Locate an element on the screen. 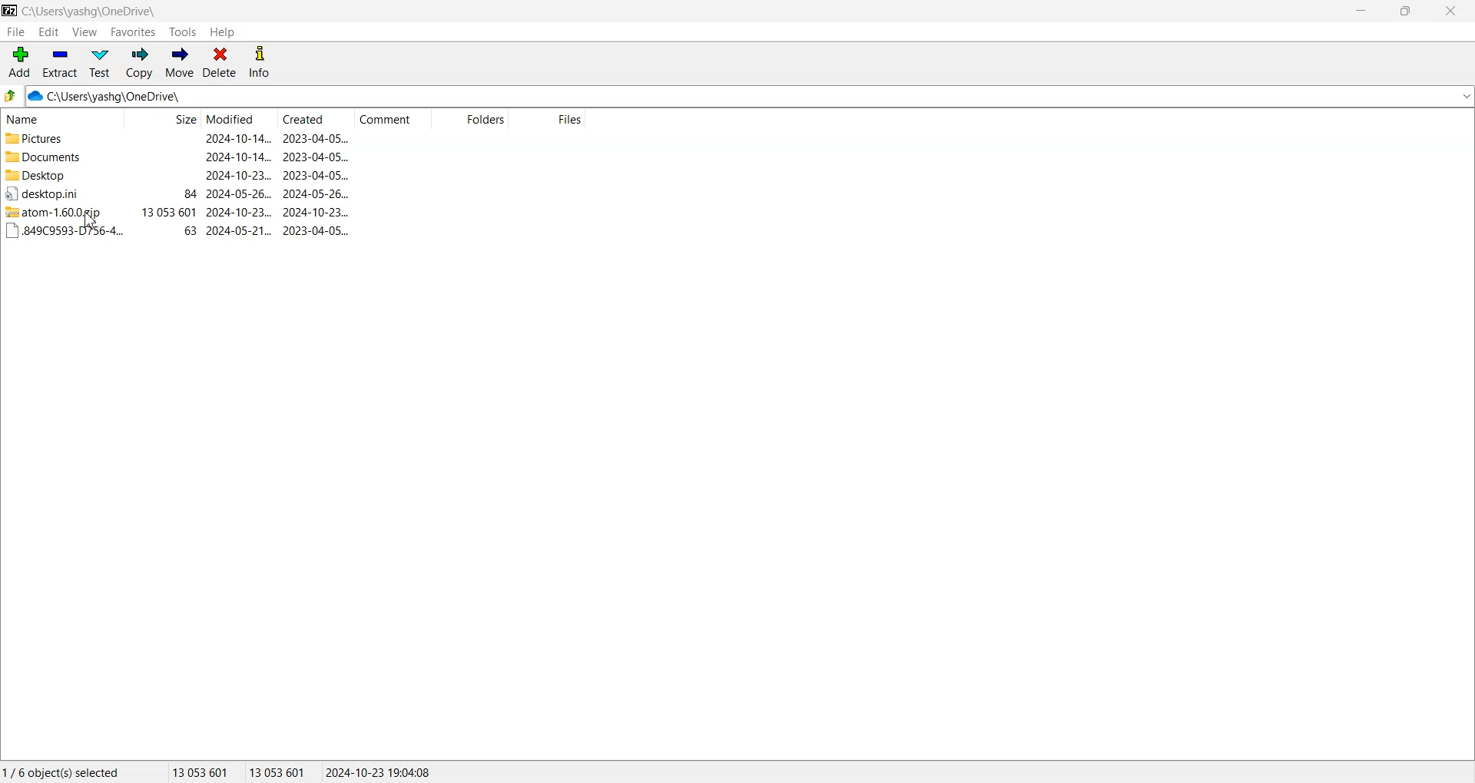 The image size is (1475, 783). 13 053 601 is located at coordinates (169, 212).